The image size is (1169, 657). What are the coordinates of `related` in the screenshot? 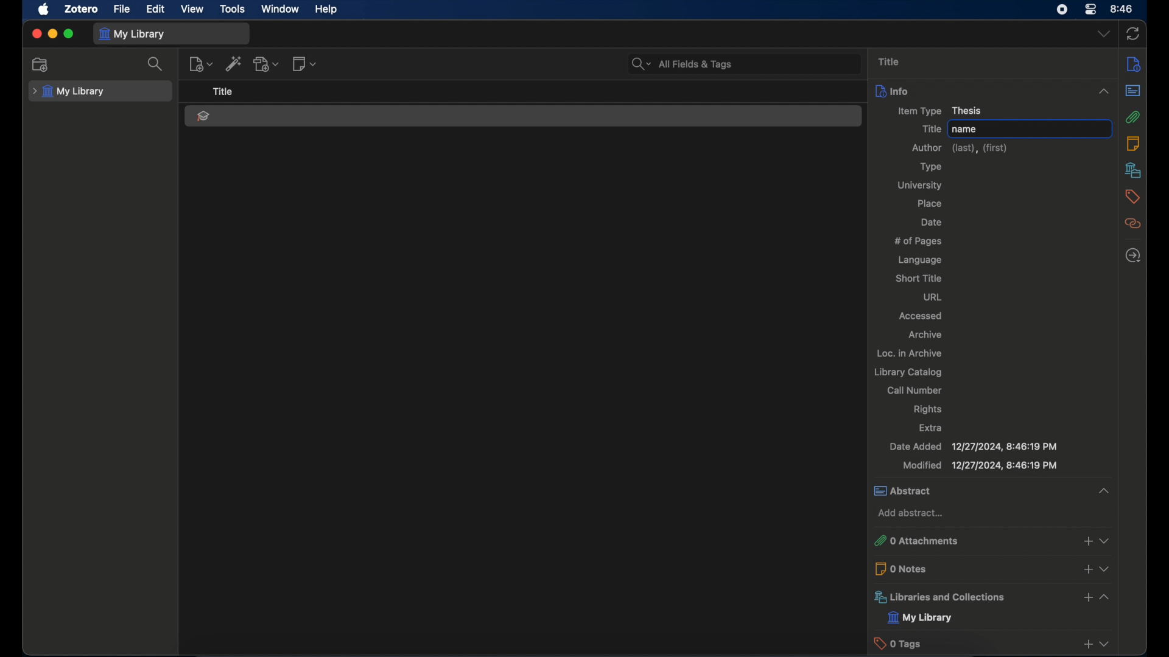 It's located at (1134, 224).